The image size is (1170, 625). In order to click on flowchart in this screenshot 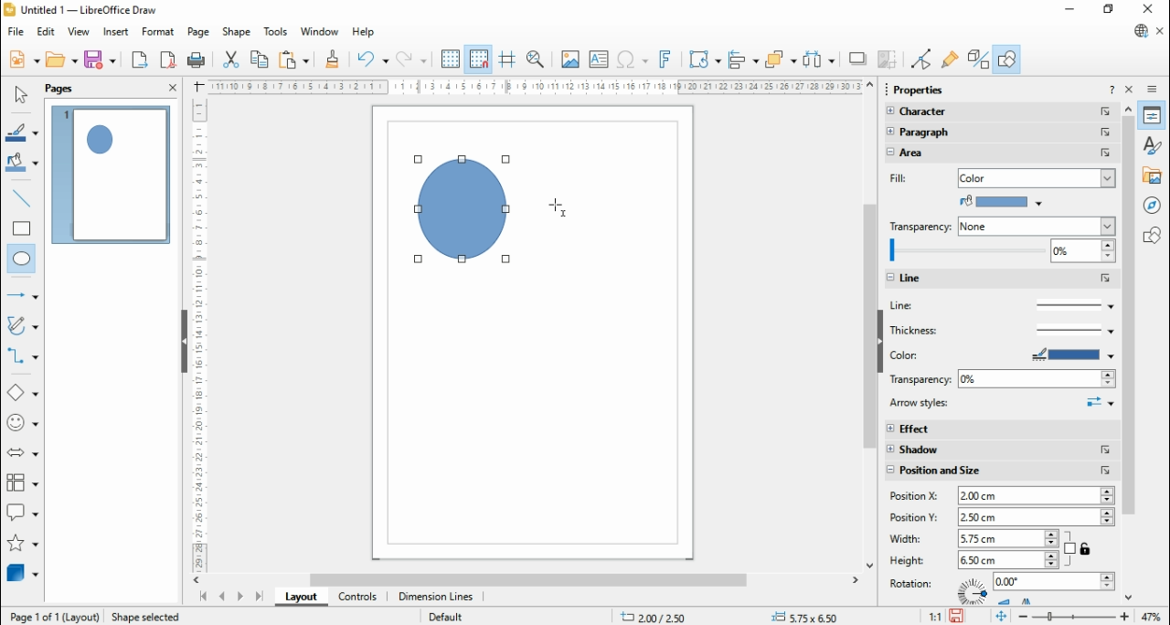, I will do `click(23, 486)`.